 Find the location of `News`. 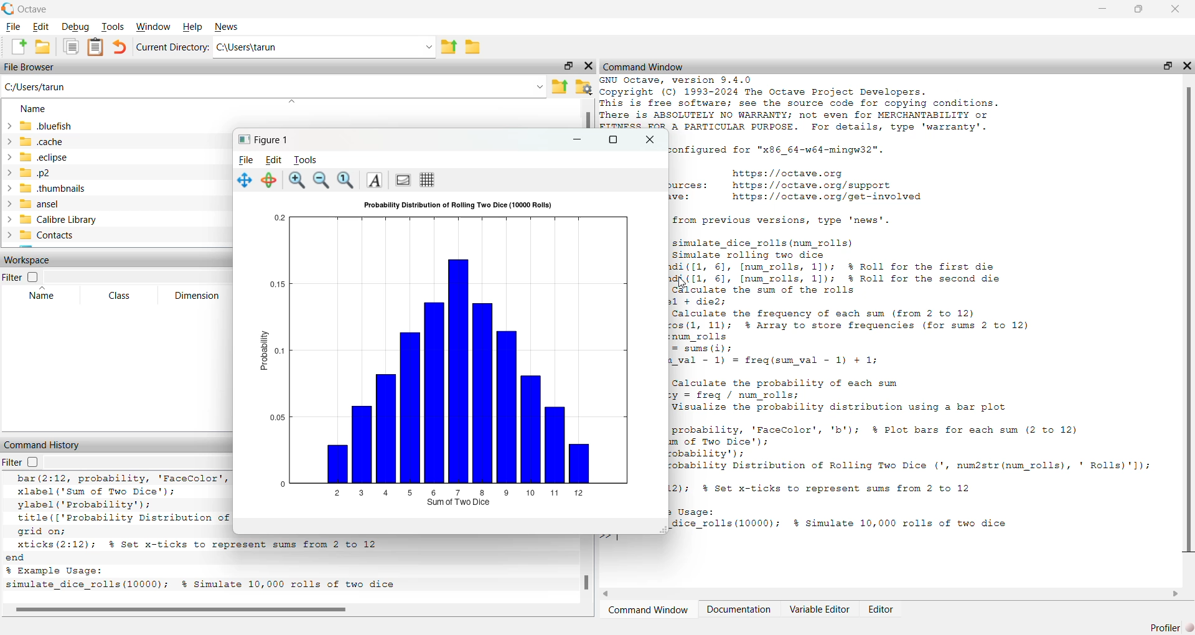

News is located at coordinates (230, 27).